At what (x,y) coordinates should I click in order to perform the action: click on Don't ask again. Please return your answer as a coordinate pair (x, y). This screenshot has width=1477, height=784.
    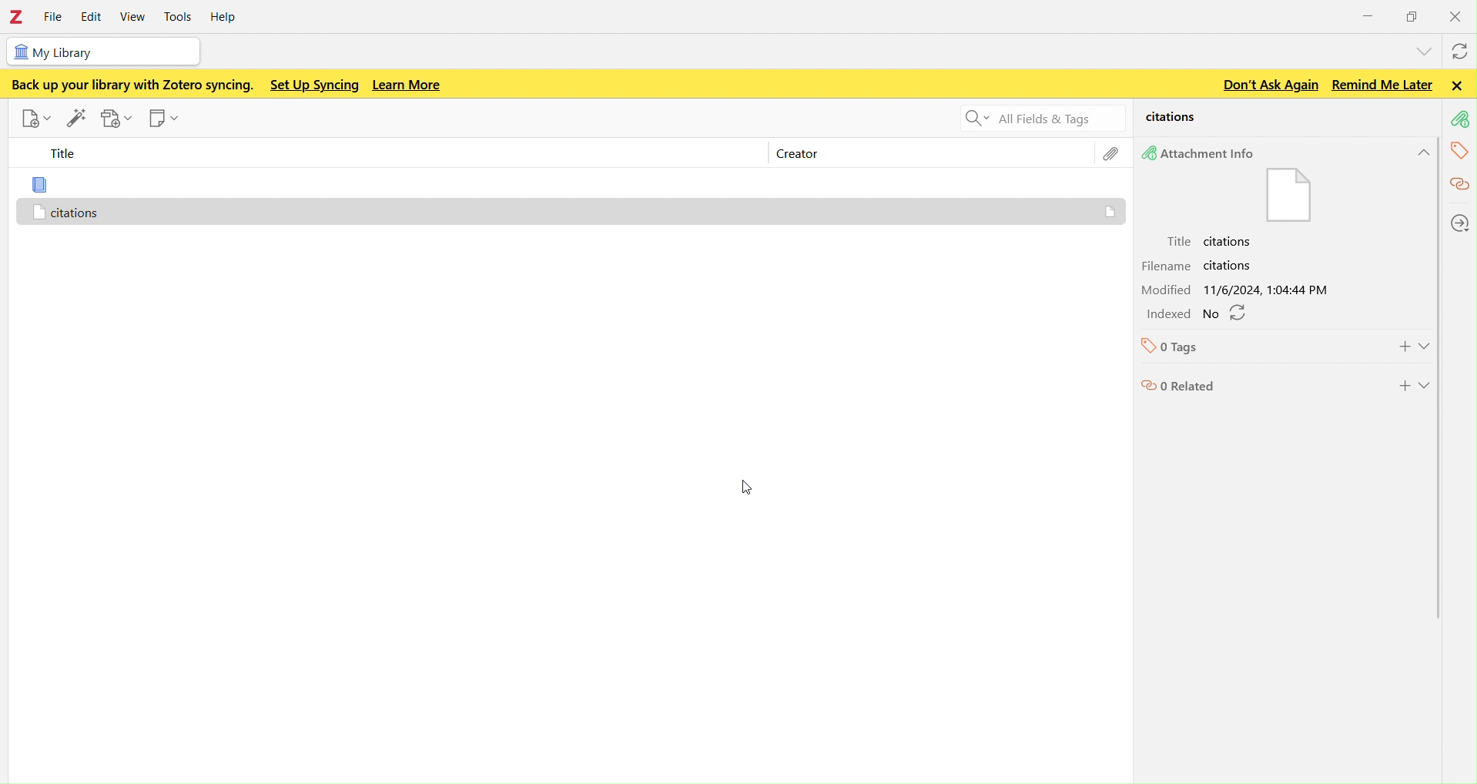
    Looking at the image, I should click on (1268, 84).